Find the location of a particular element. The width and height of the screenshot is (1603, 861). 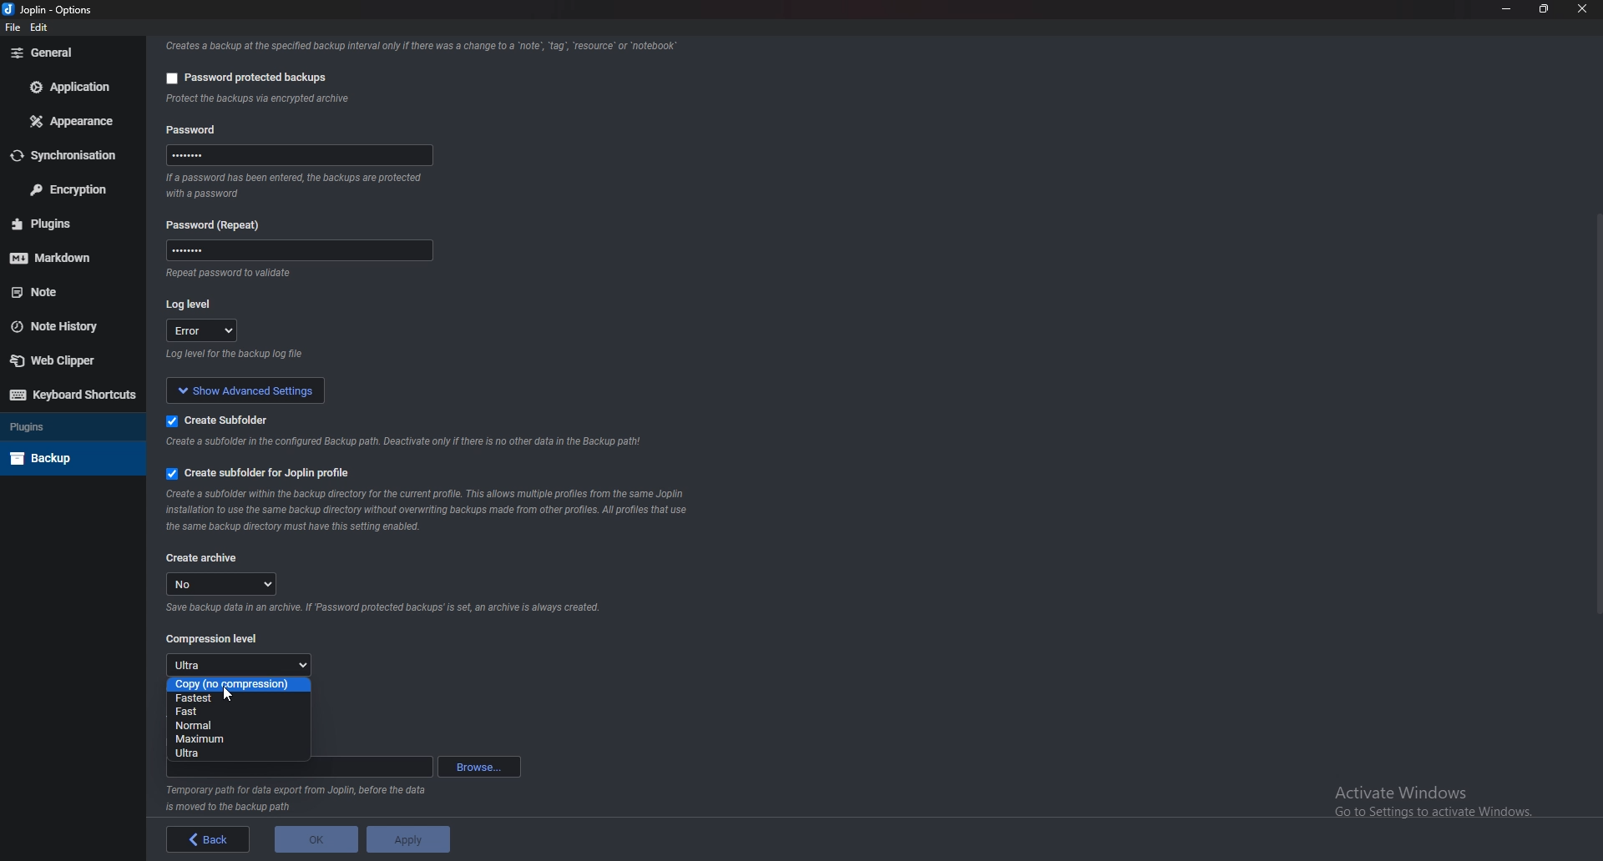

Scroll bar is located at coordinates (1595, 413).